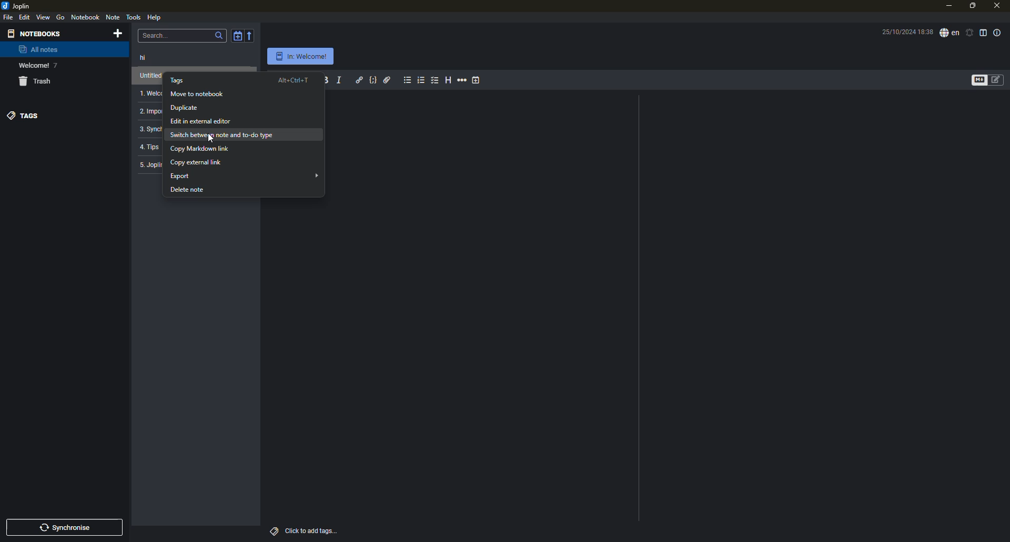 This screenshot has height=542, width=1010. I want to click on cursor, so click(211, 138).